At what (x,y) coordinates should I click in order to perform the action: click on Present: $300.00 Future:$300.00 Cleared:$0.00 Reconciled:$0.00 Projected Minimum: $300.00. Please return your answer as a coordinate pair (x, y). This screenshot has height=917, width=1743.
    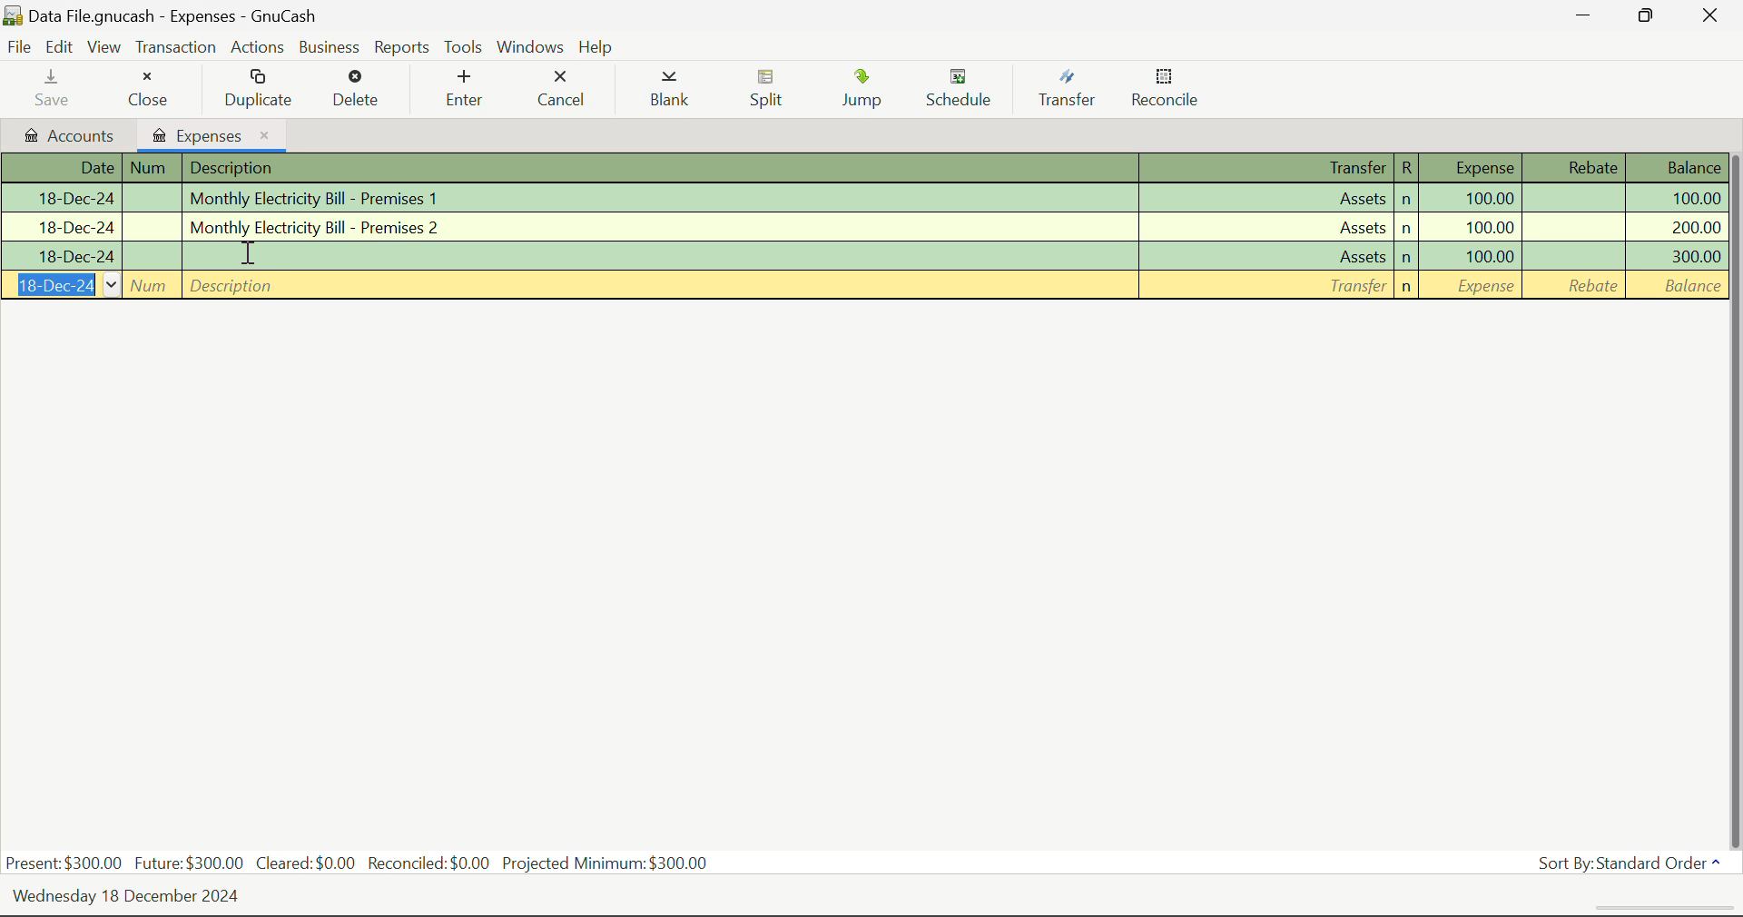
    Looking at the image, I should click on (363, 864).